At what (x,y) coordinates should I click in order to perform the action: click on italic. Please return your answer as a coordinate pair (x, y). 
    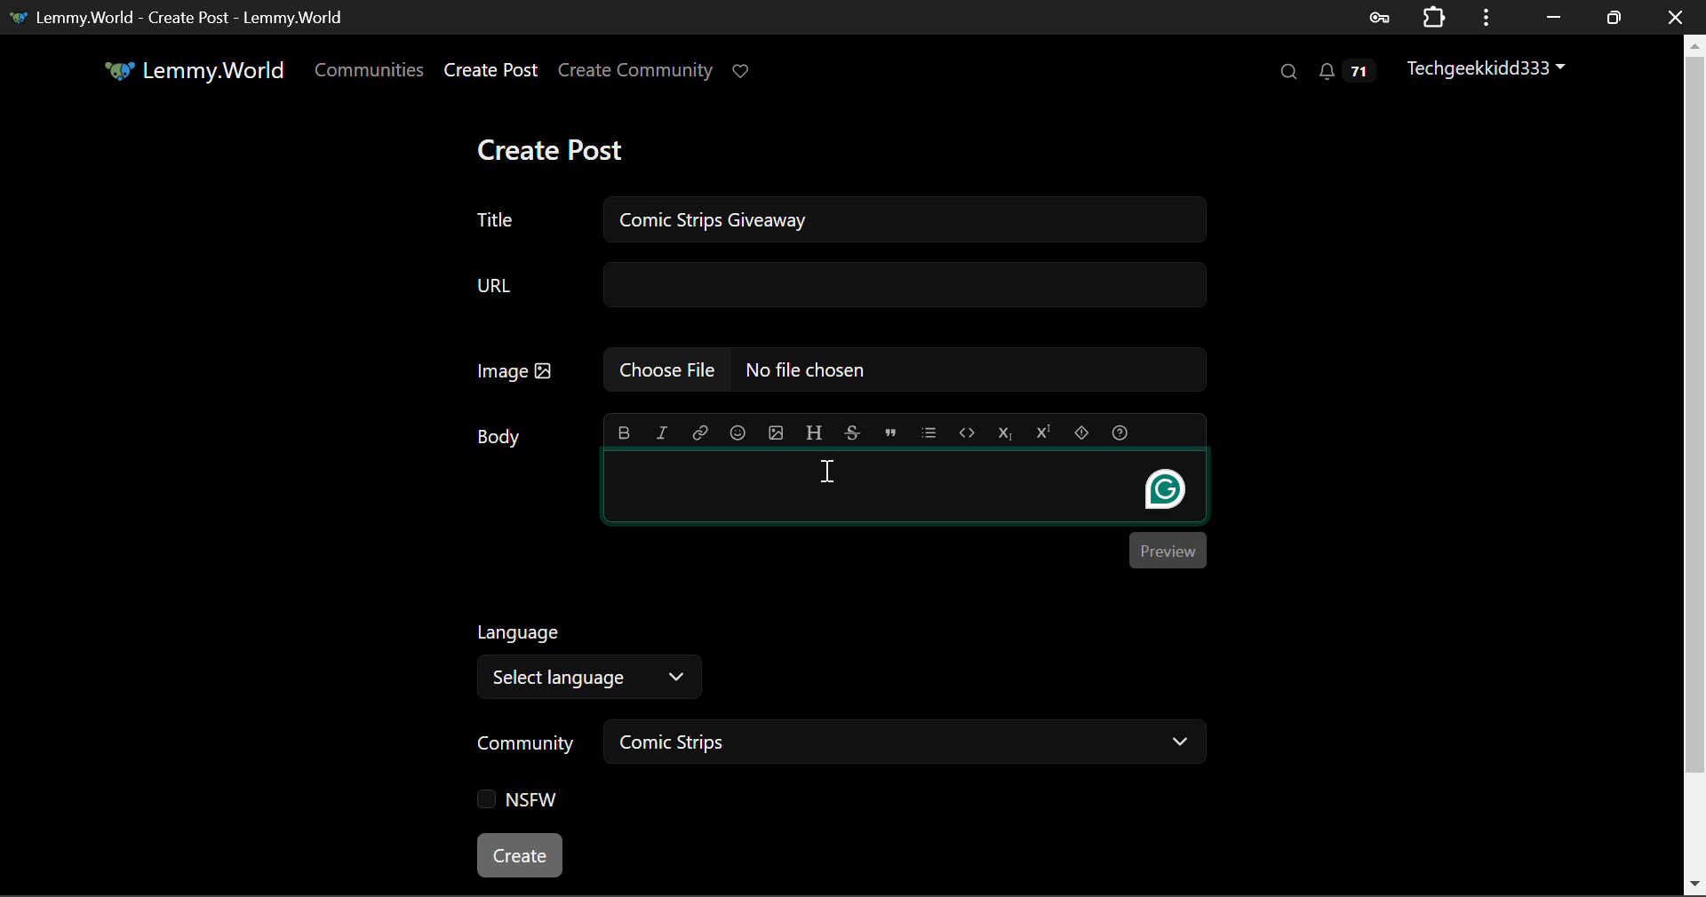
    Looking at the image, I should click on (665, 428).